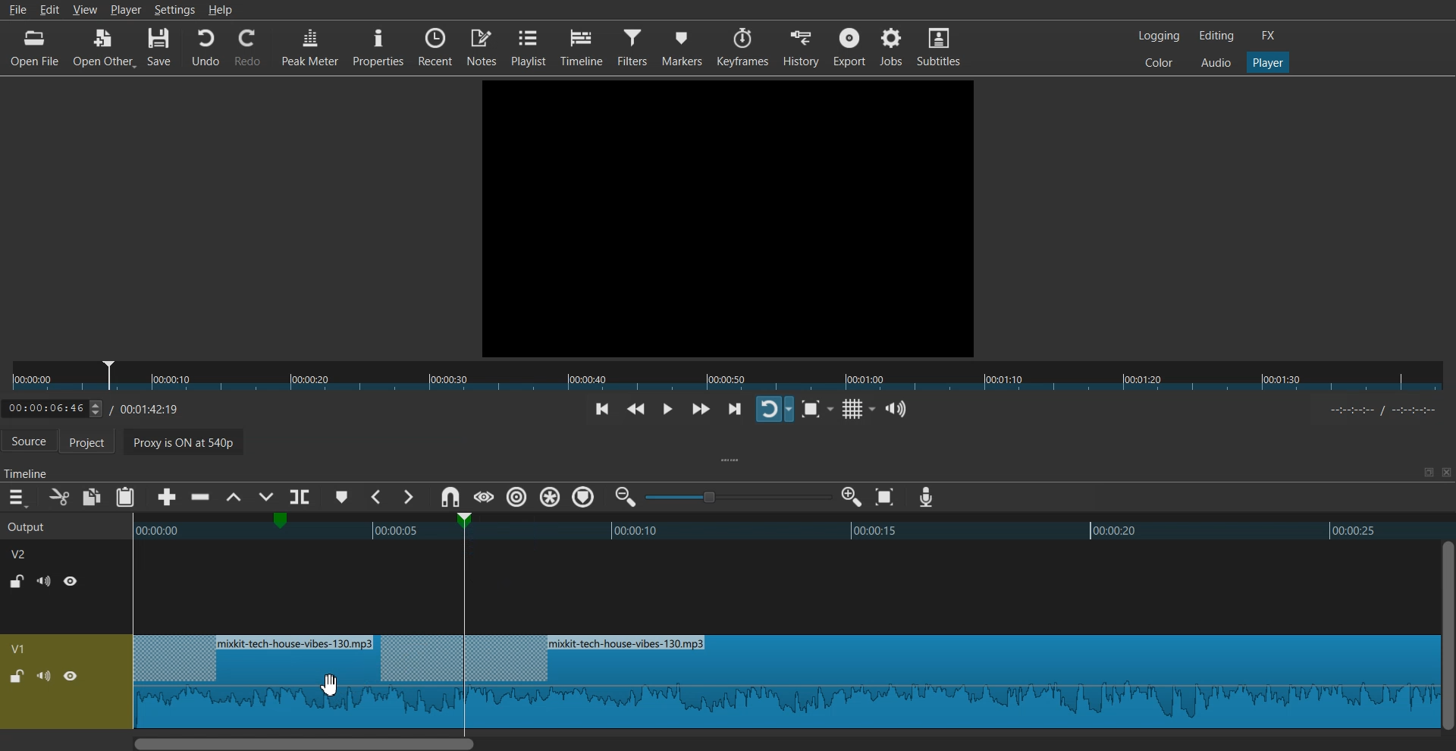 Image resolution: width=1456 pixels, height=751 pixels. What do you see at coordinates (36, 48) in the screenshot?
I see `Open File` at bounding box center [36, 48].